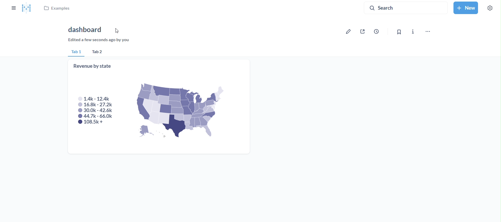 The width and height of the screenshot is (501, 222). Describe the element at coordinates (100, 41) in the screenshot. I see `edited a few seconds ago by you` at that location.